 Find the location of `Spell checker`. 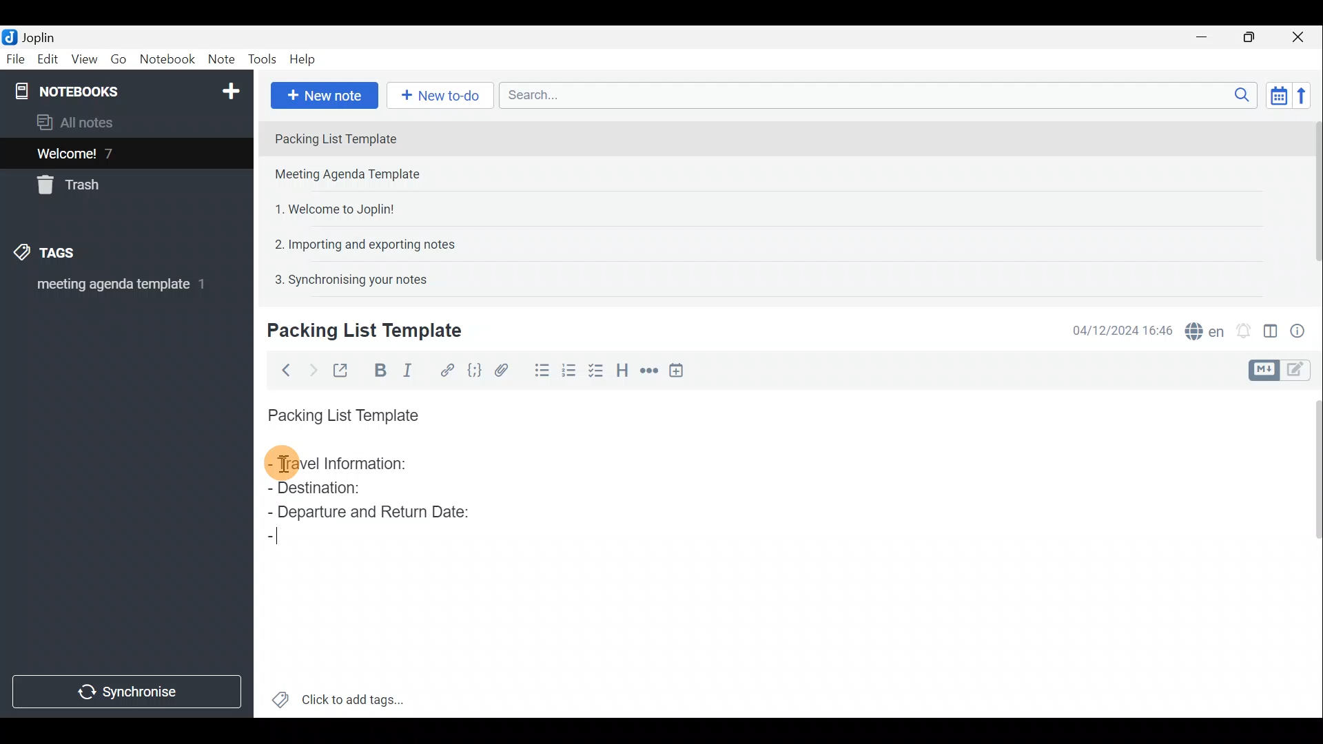

Spell checker is located at coordinates (1201, 329).